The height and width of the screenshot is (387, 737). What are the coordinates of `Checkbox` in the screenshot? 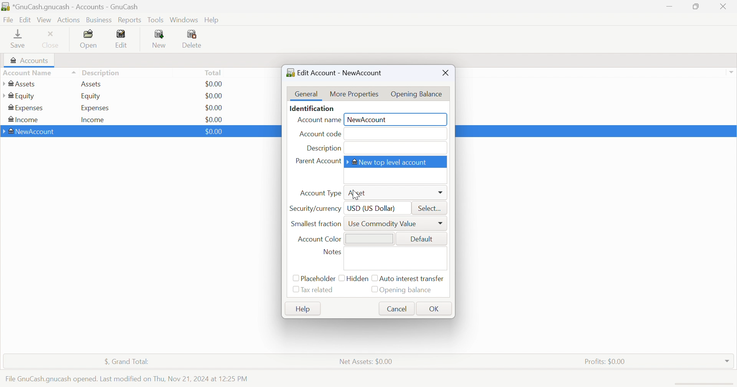 It's located at (373, 290).